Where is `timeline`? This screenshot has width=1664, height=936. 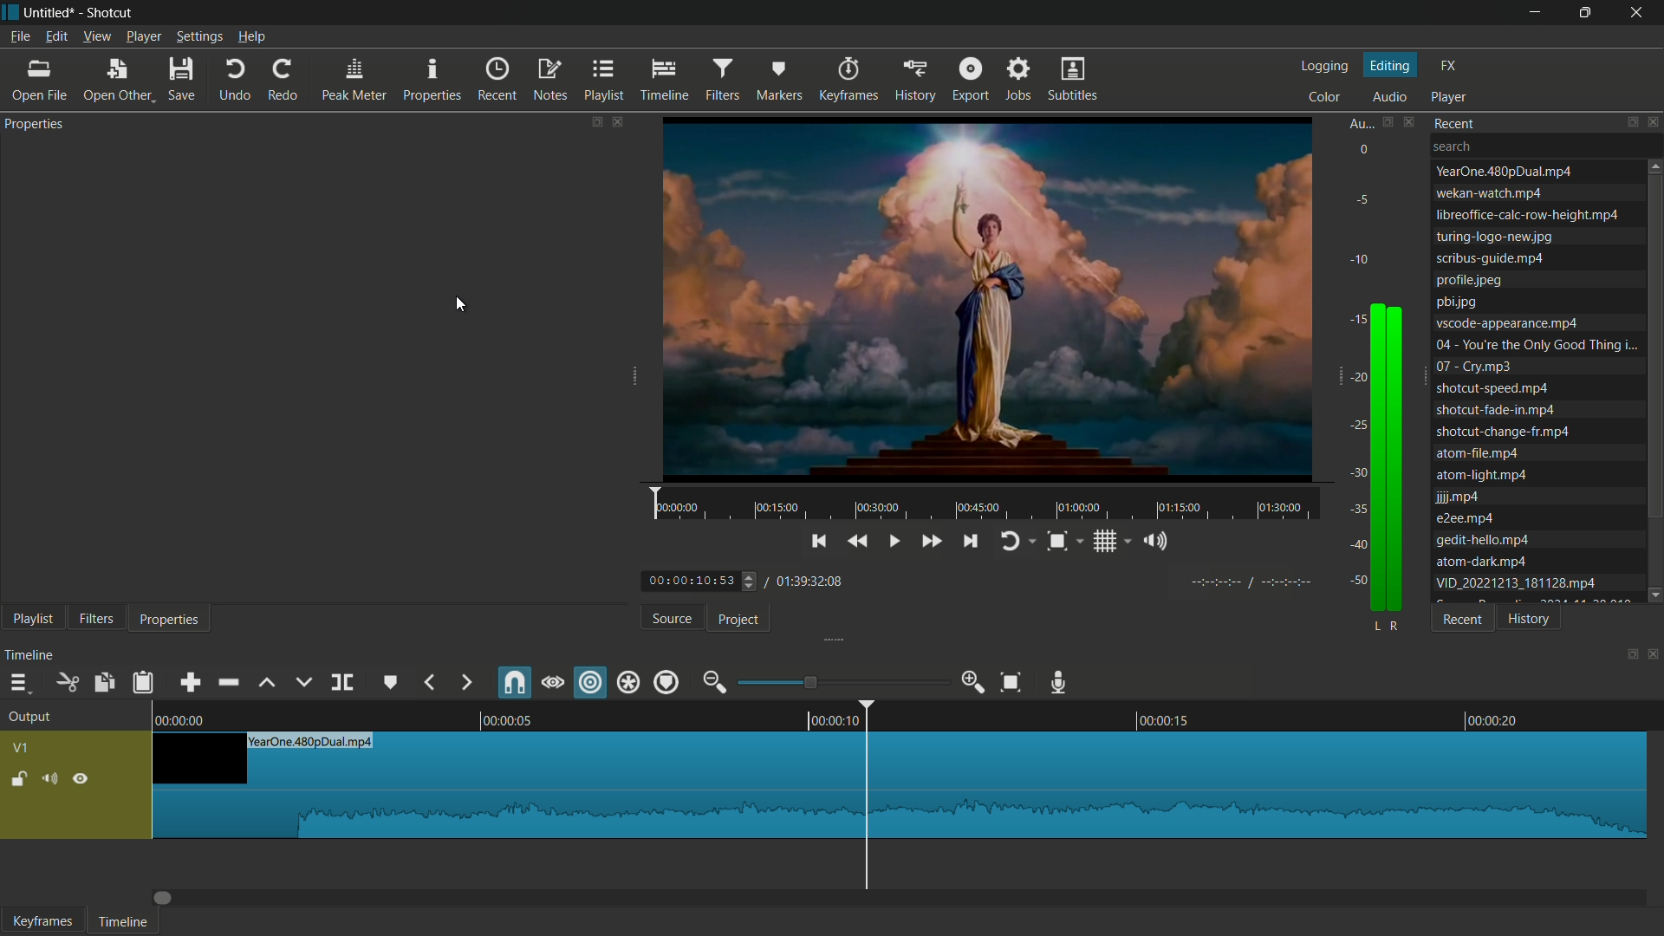
timeline is located at coordinates (894, 716).